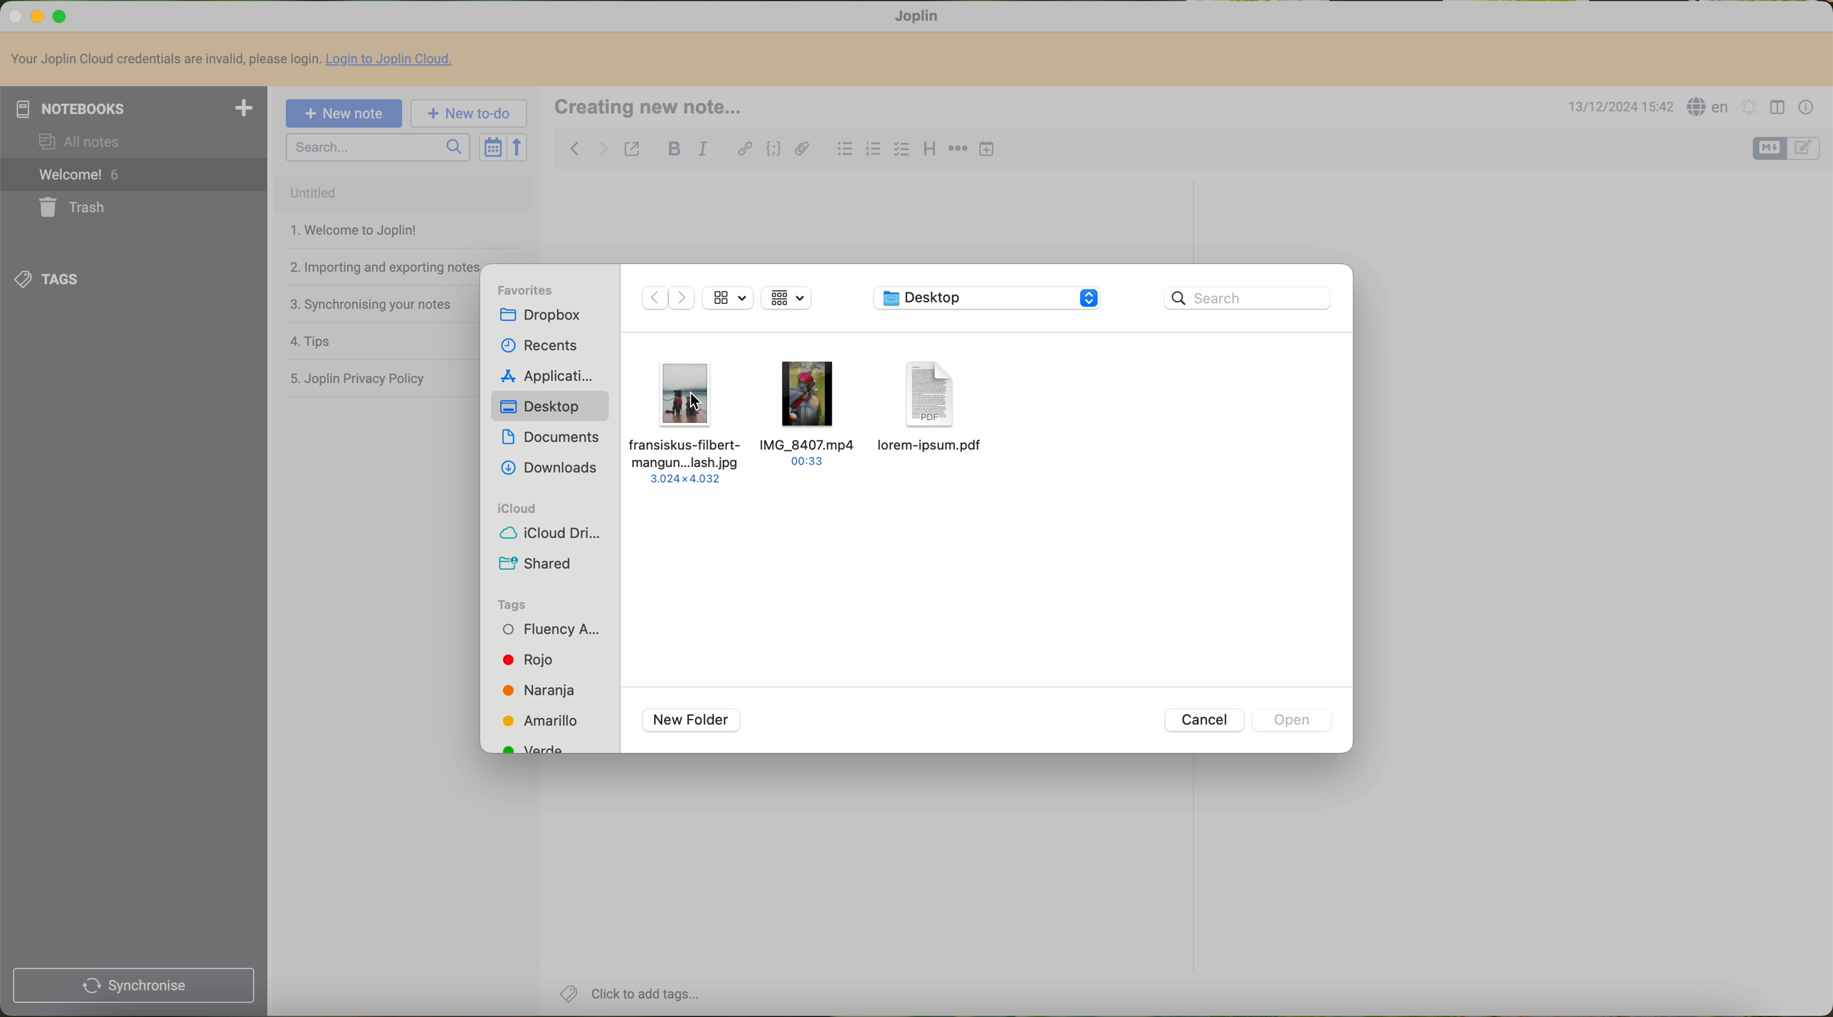 The height and width of the screenshot is (1017, 1833). Describe the element at coordinates (633, 150) in the screenshot. I see `toggle external editing` at that location.